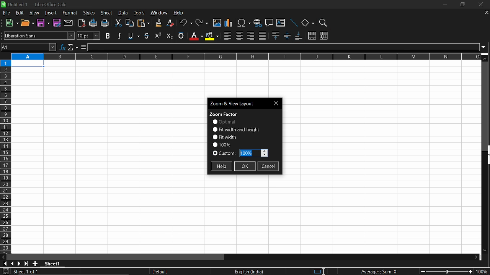  What do you see at coordinates (239, 36) in the screenshot?
I see `align center` at bounding box center [239, 36].